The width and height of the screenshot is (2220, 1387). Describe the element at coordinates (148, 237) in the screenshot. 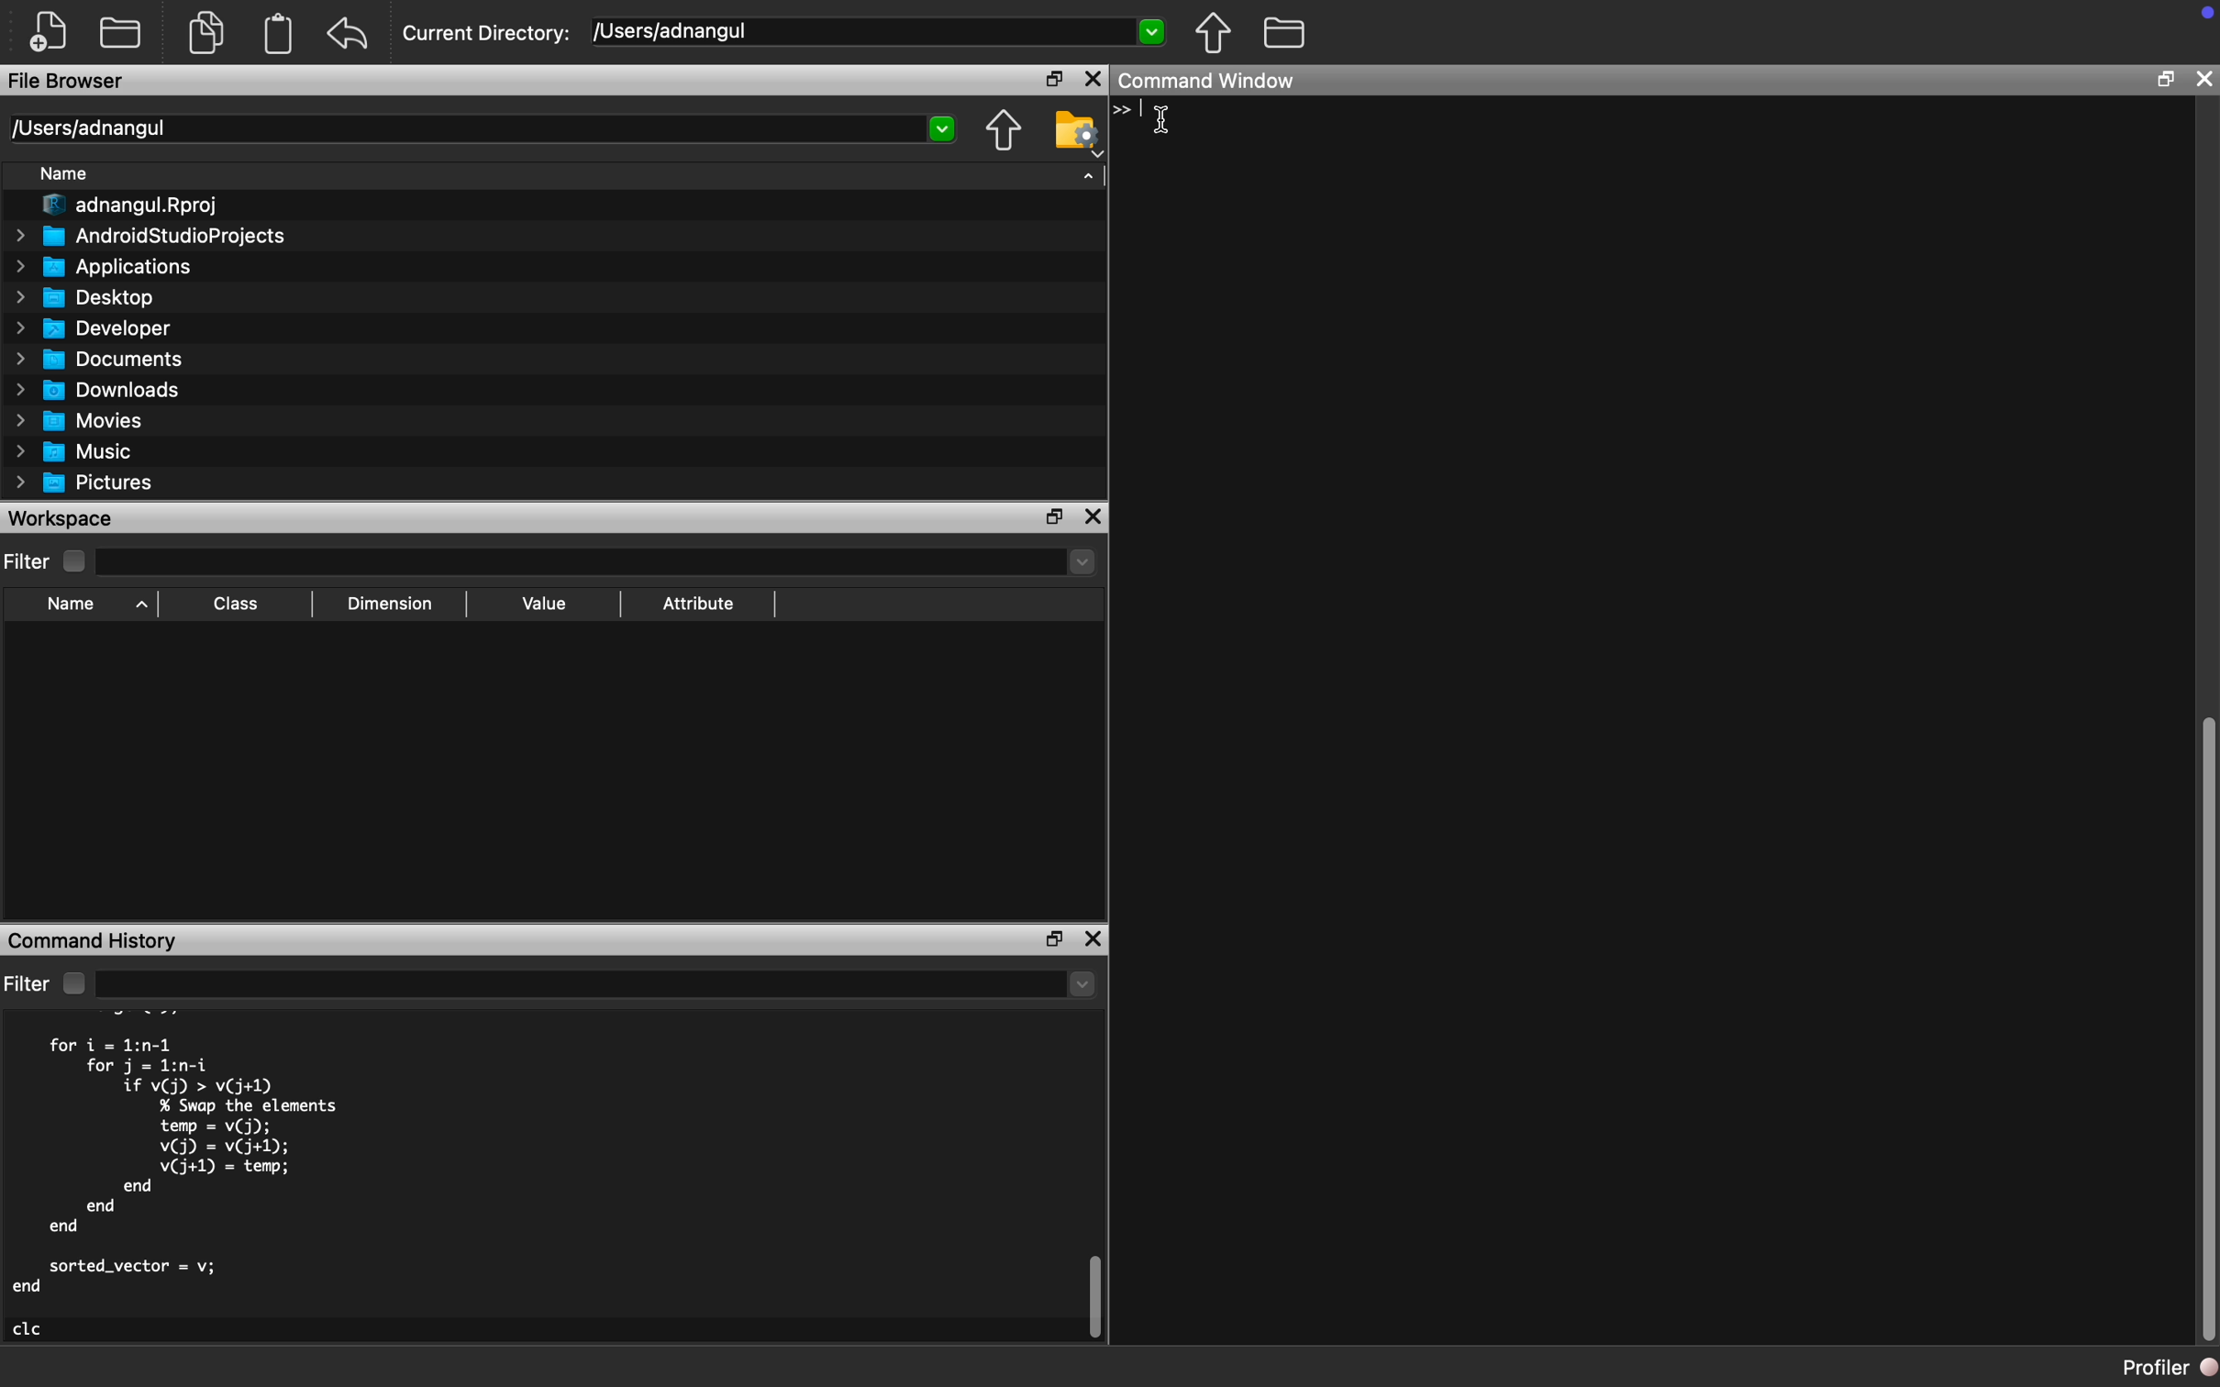

I see `AndroidStudioProjects` at that location.